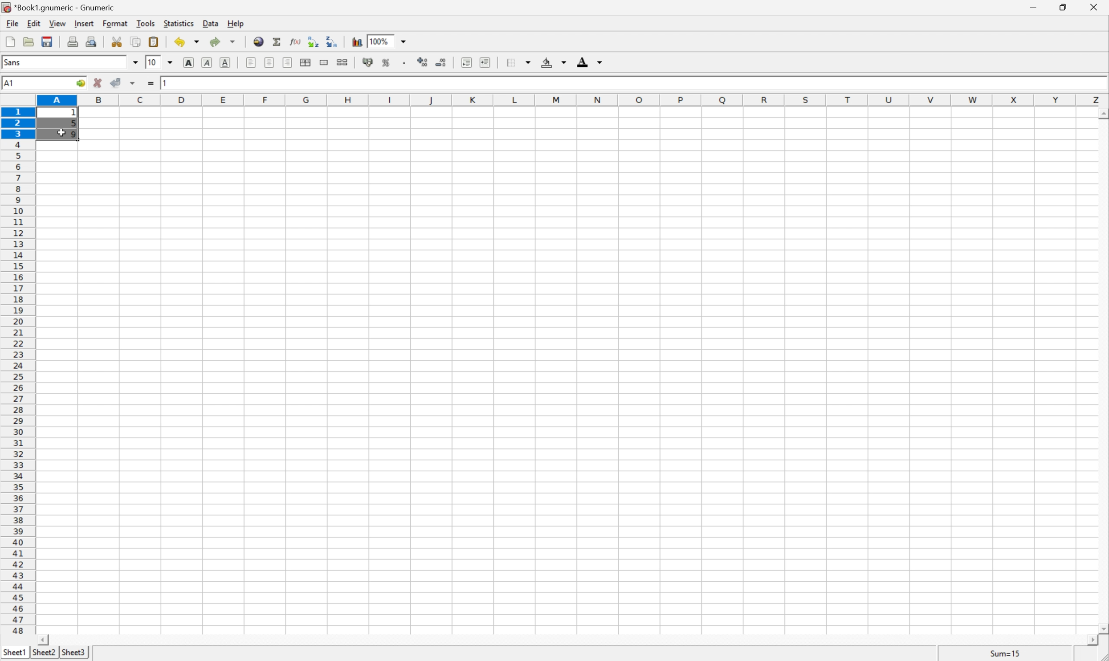 The width and height of the screenshot is (1109, 661). Describe the element at coordinates (252, 62) in the screenshot. I see `align left` at that location.